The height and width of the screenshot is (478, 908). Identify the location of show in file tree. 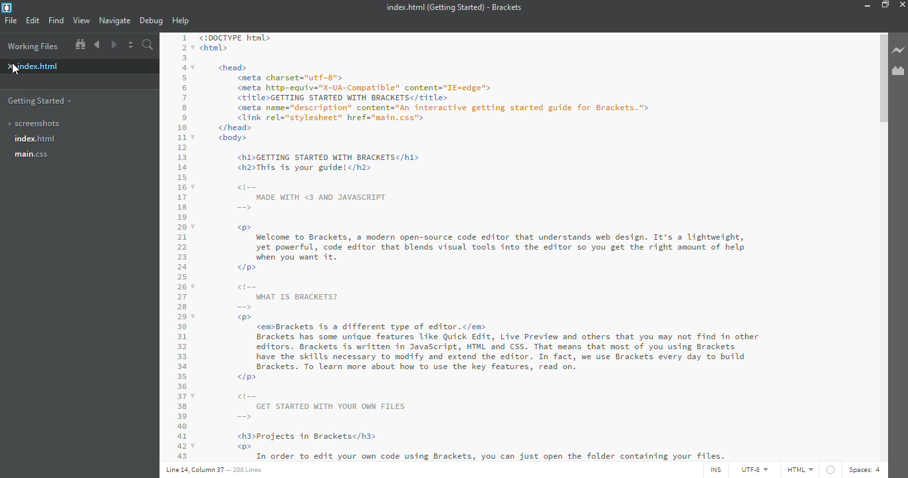
(81, 44).